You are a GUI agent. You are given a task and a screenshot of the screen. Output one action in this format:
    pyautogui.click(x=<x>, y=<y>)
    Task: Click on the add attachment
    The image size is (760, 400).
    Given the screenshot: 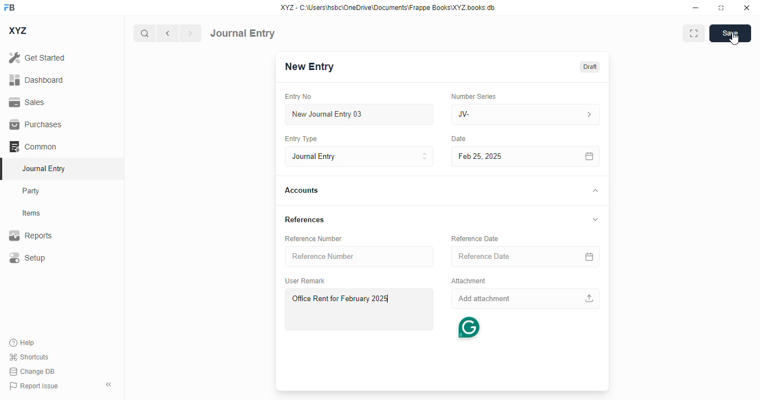 What is the action you would take?
    pyautogui.click(x=526, y=299)
    